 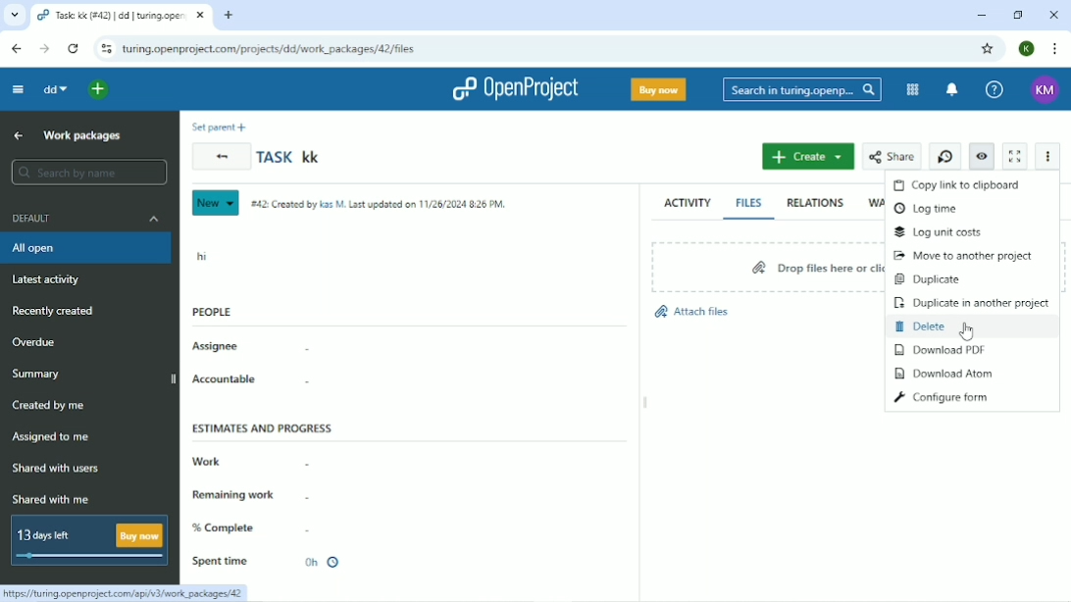 What do you see at coordinates (249, 463) in the screenshot?
I see `Work` at bounding box center [249, 463].